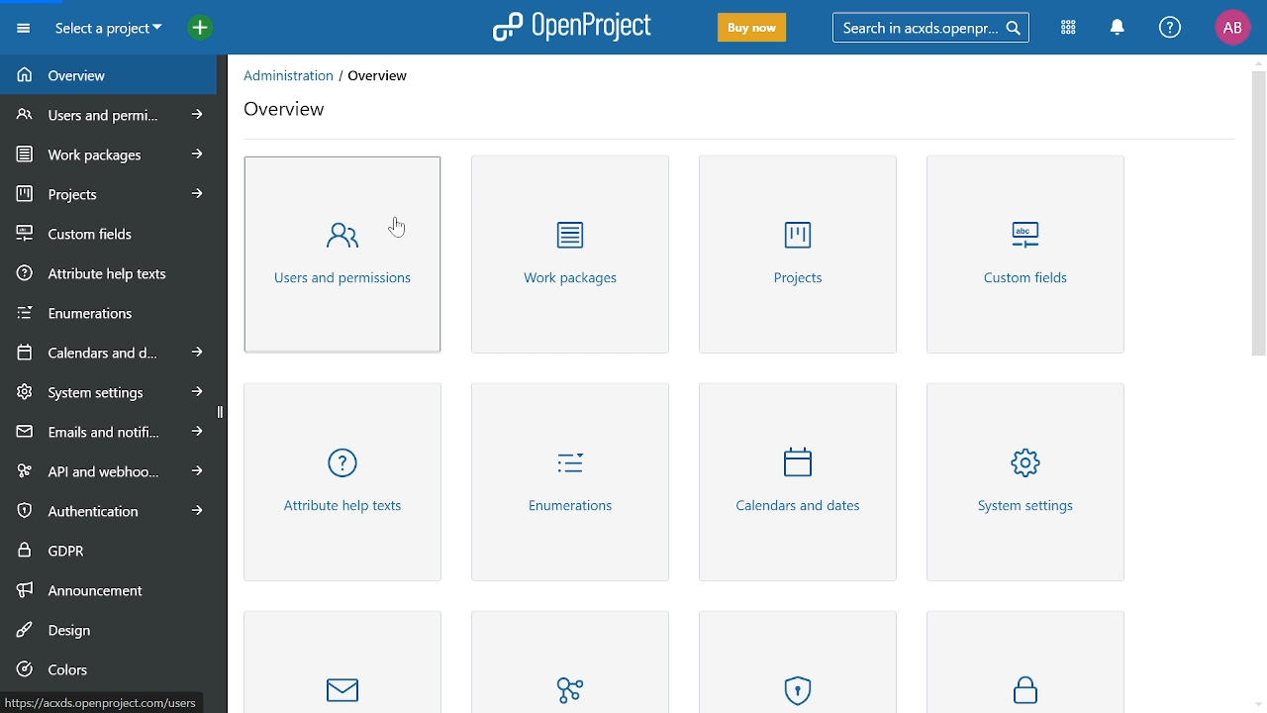 The image size is (1267, 713). What do you see at coordinates (288, 75) in the screenshot?
I see `administration` at bounding box center [288, 75].